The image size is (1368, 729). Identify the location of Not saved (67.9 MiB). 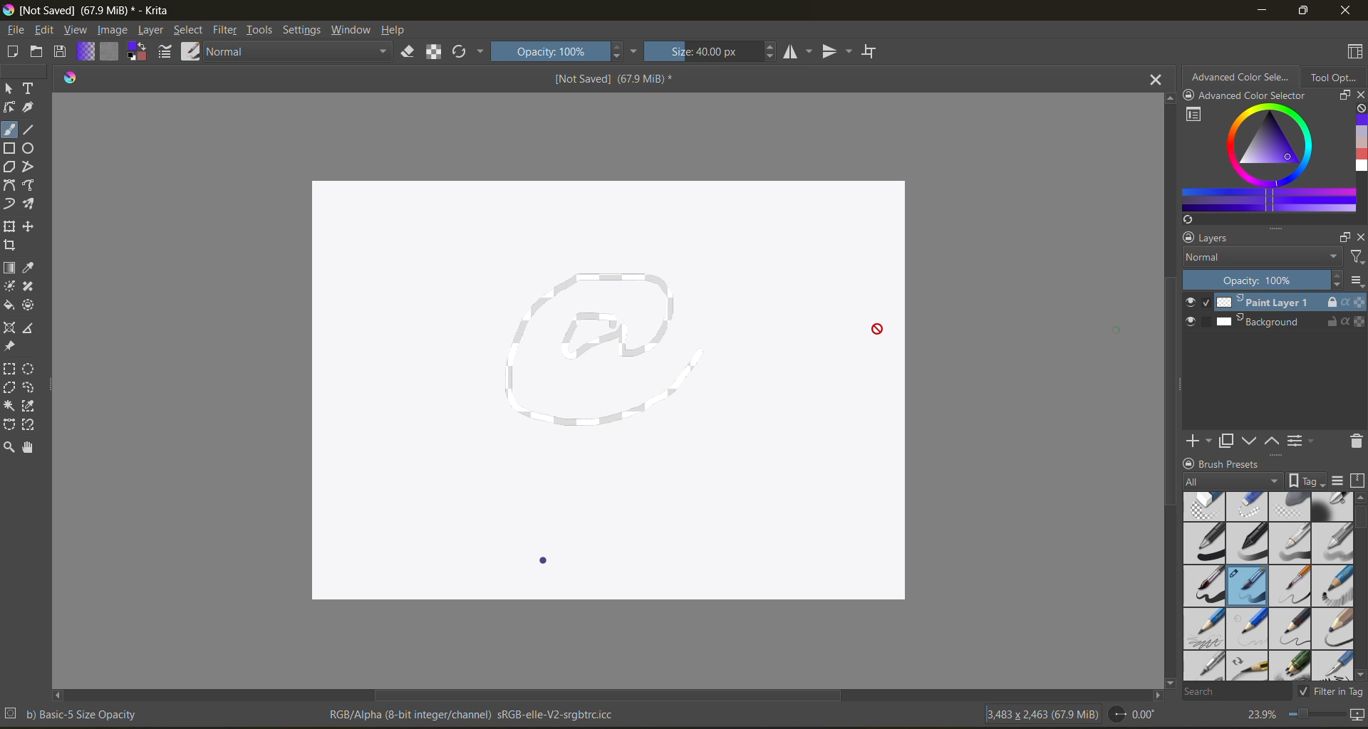
(615, 79).